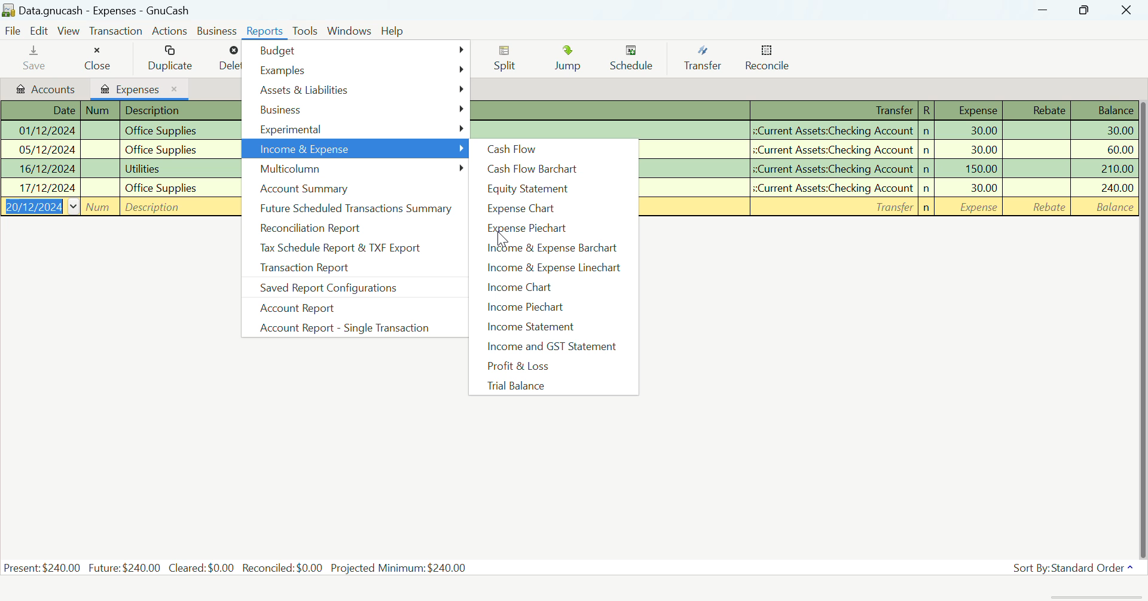 Image resolution: width=1148 pixels, height=601 pixels. What do you see at coordinates (282, 568) in the screenshot?
I see `Reconciled` at bounding box center [282, 568].